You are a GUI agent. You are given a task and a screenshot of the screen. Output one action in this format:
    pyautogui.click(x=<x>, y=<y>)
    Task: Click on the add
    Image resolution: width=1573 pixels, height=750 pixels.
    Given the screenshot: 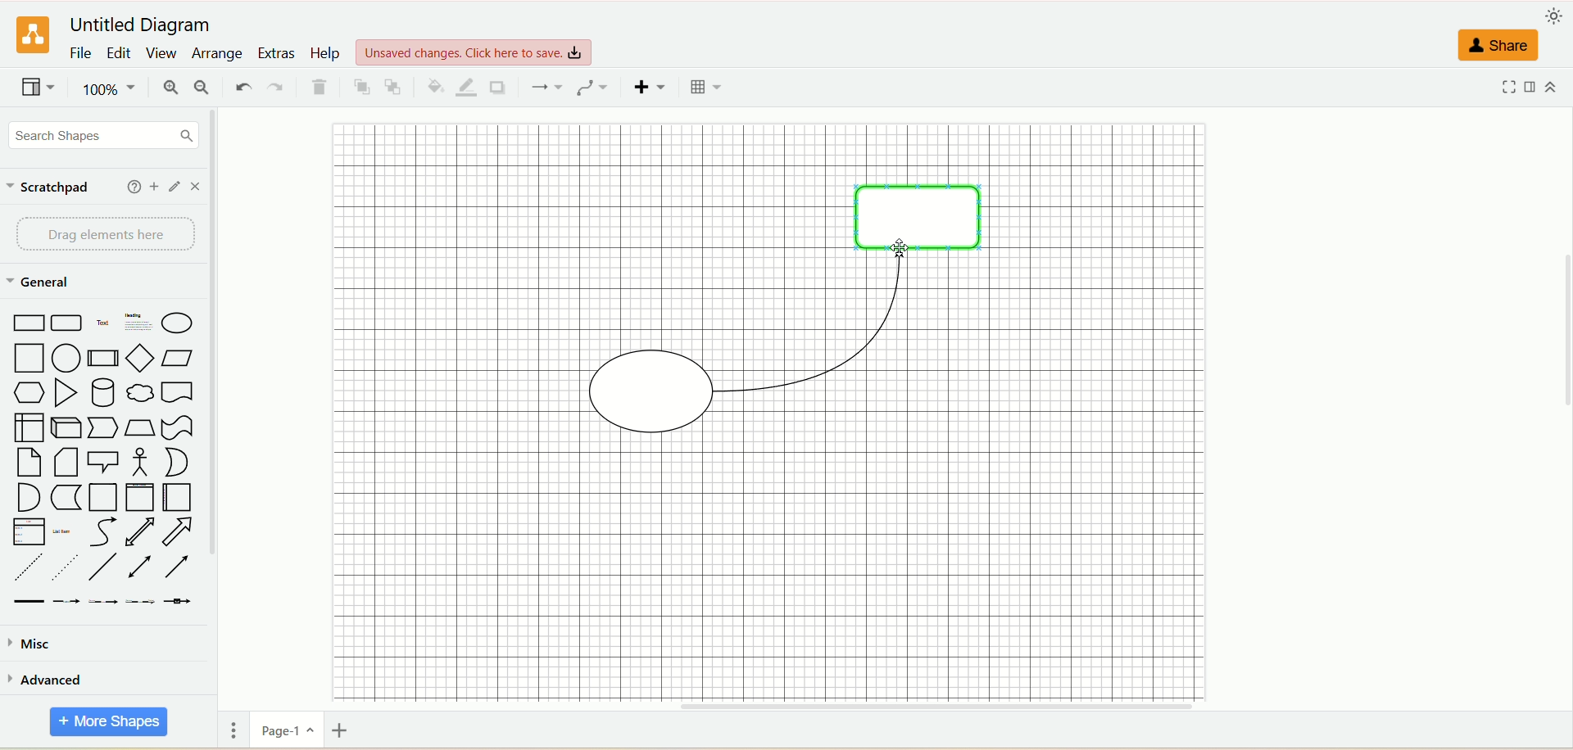 What is the action you would take?
    pyautogui.click(x=154, y=188)
    